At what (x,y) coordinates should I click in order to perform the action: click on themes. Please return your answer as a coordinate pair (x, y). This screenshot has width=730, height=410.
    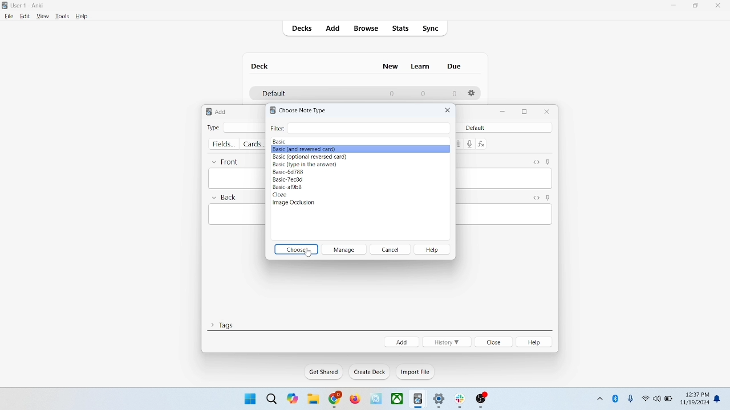
    Looking at the image, I should click on (293, 399).